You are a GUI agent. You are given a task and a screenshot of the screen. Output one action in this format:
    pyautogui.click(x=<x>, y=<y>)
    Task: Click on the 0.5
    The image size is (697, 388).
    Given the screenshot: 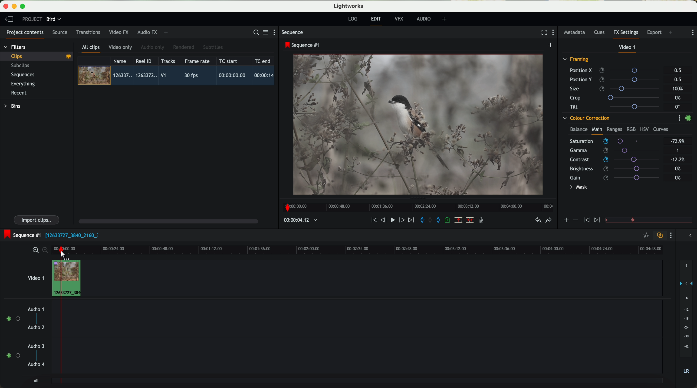 What is the action you would take?
    pyautogui.click(x=677, y=79)
    